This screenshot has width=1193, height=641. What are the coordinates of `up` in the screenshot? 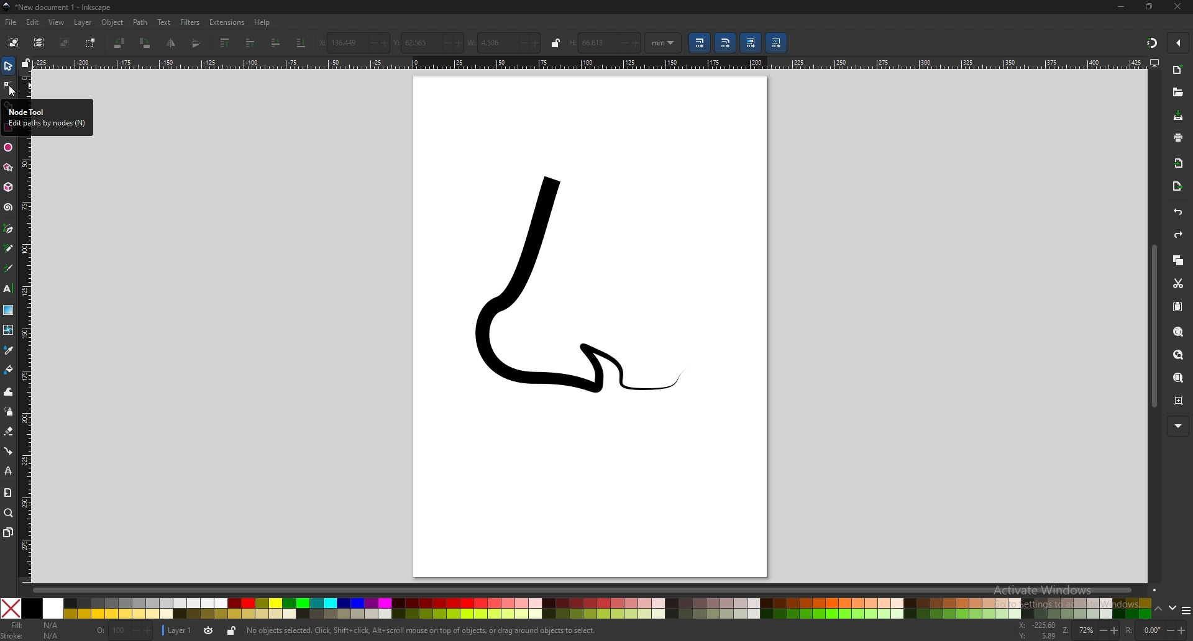 It's located at (1159, 609).